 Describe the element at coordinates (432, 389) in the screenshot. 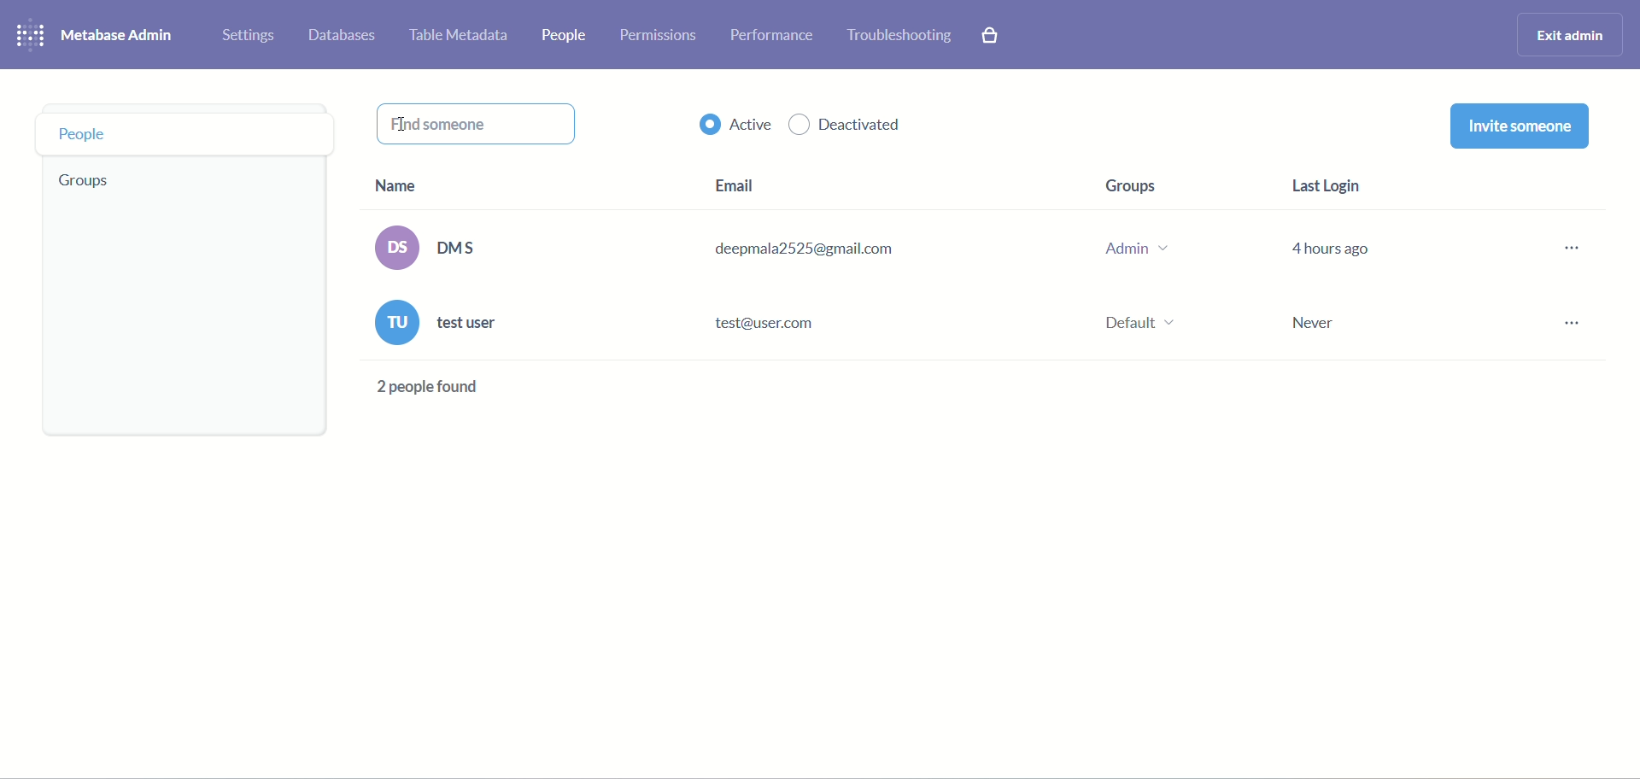

I see `text` at that location.